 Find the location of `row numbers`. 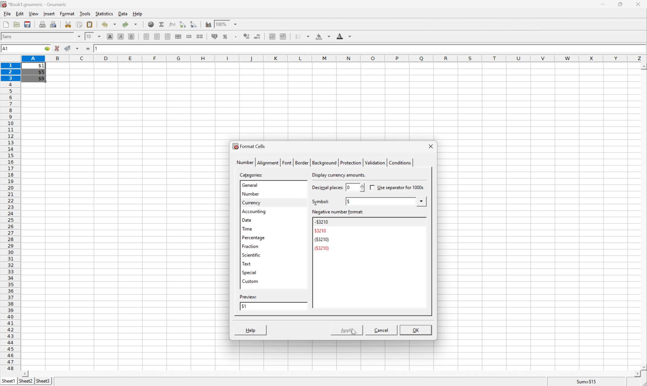

row numbers is located at coordinates (10, 217).